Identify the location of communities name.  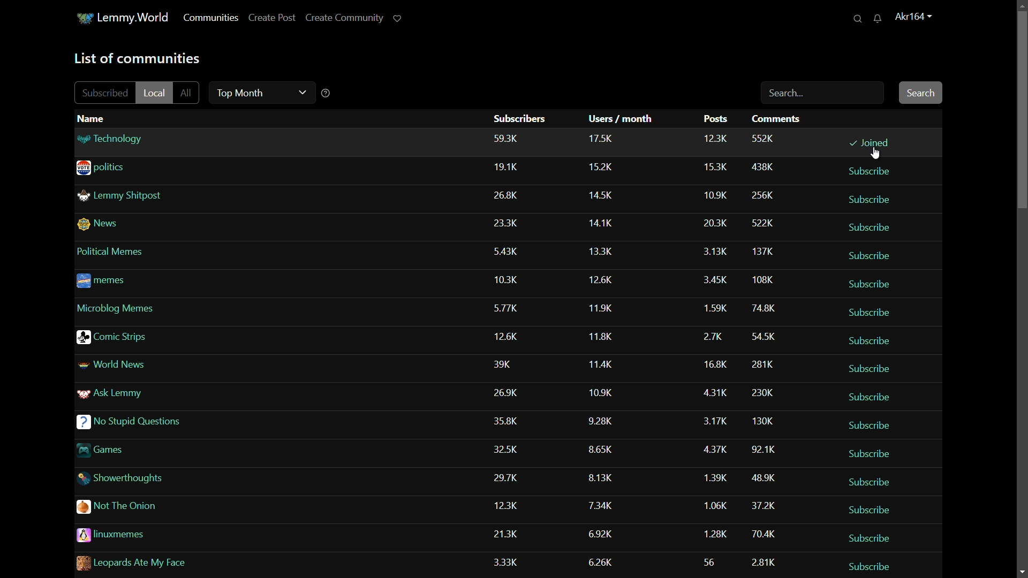
(244, 138).